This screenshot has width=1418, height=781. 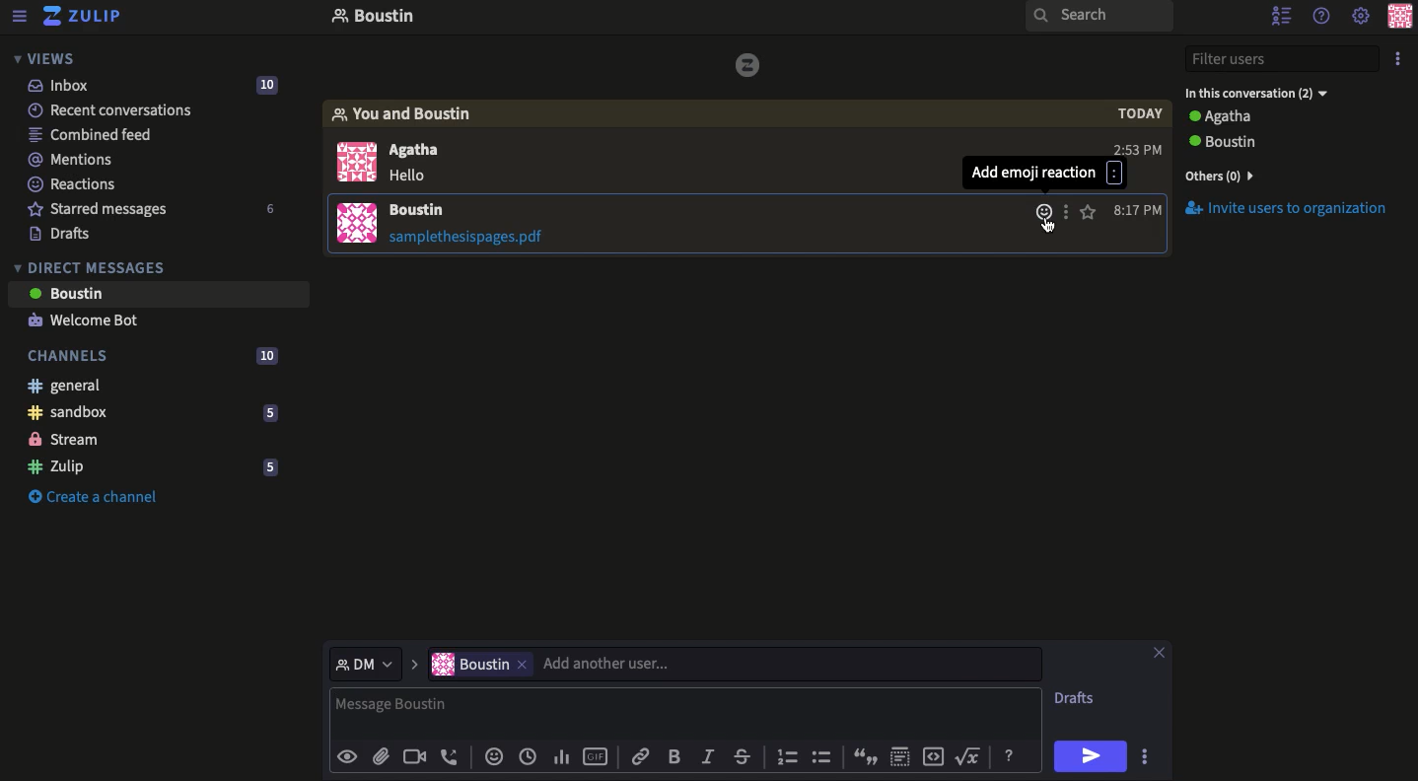 I want to click on today, so click(x=1138, y=113).